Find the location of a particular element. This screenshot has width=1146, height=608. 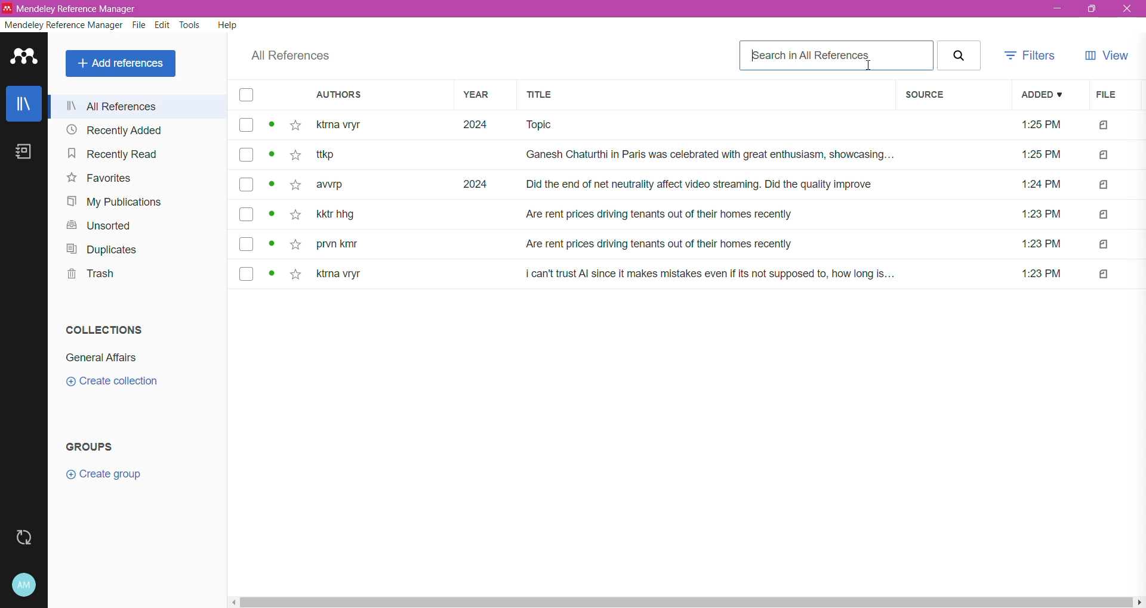

file type is located at coordinates (1105, 126).